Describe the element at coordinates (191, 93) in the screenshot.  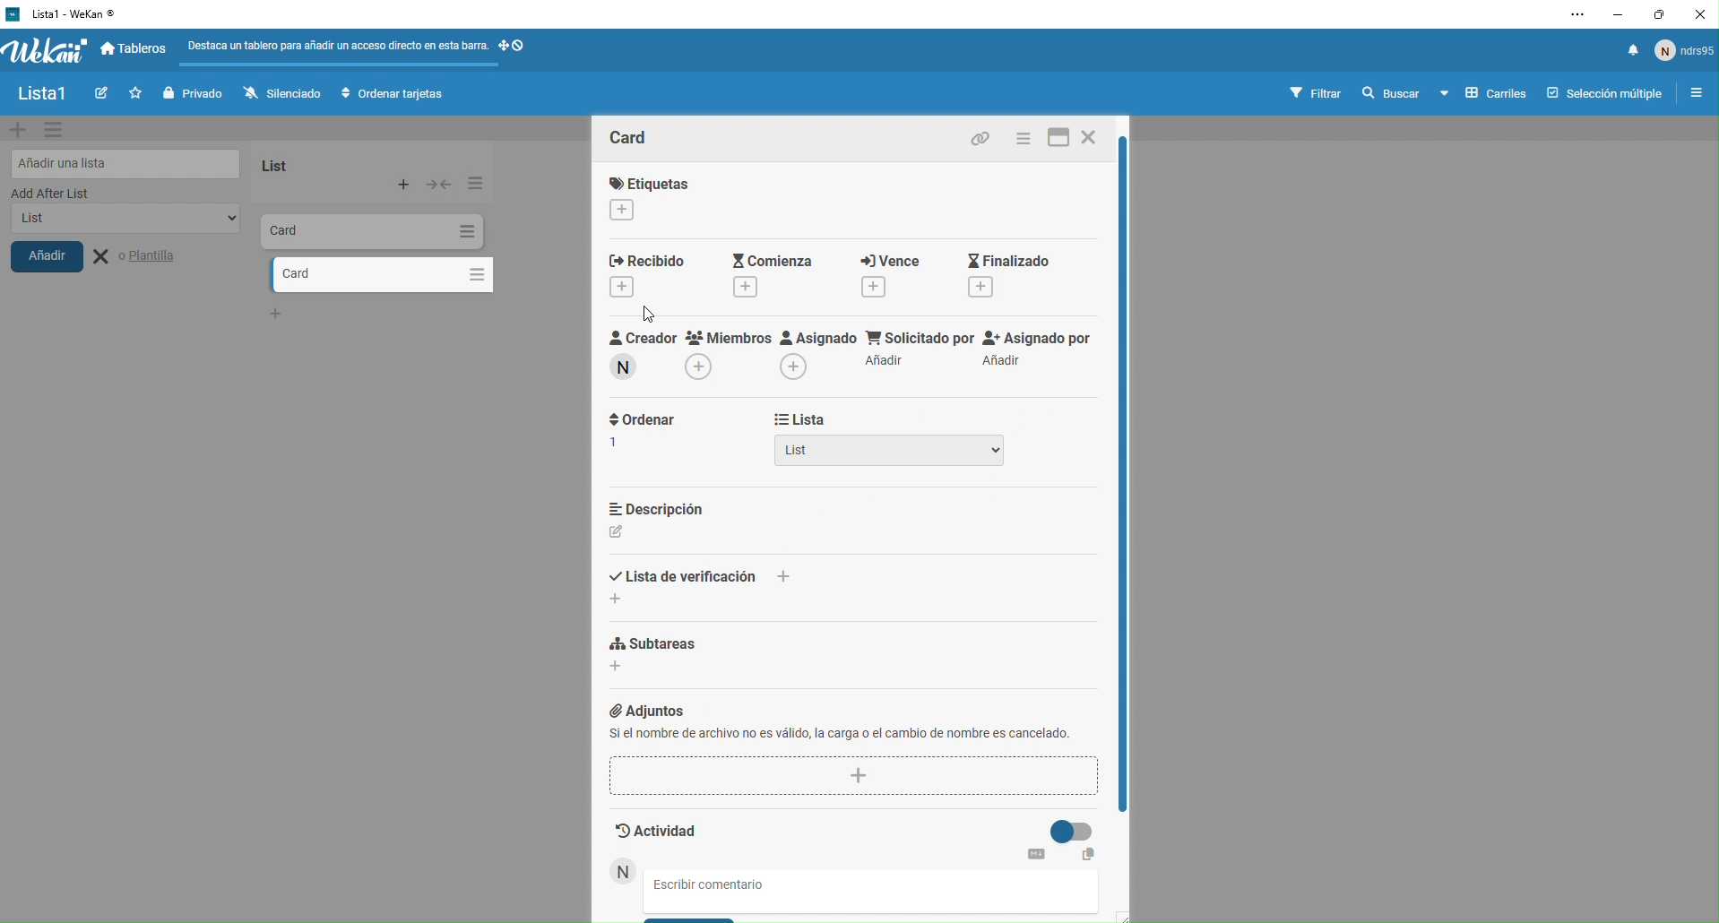
I see `privado` at that location.